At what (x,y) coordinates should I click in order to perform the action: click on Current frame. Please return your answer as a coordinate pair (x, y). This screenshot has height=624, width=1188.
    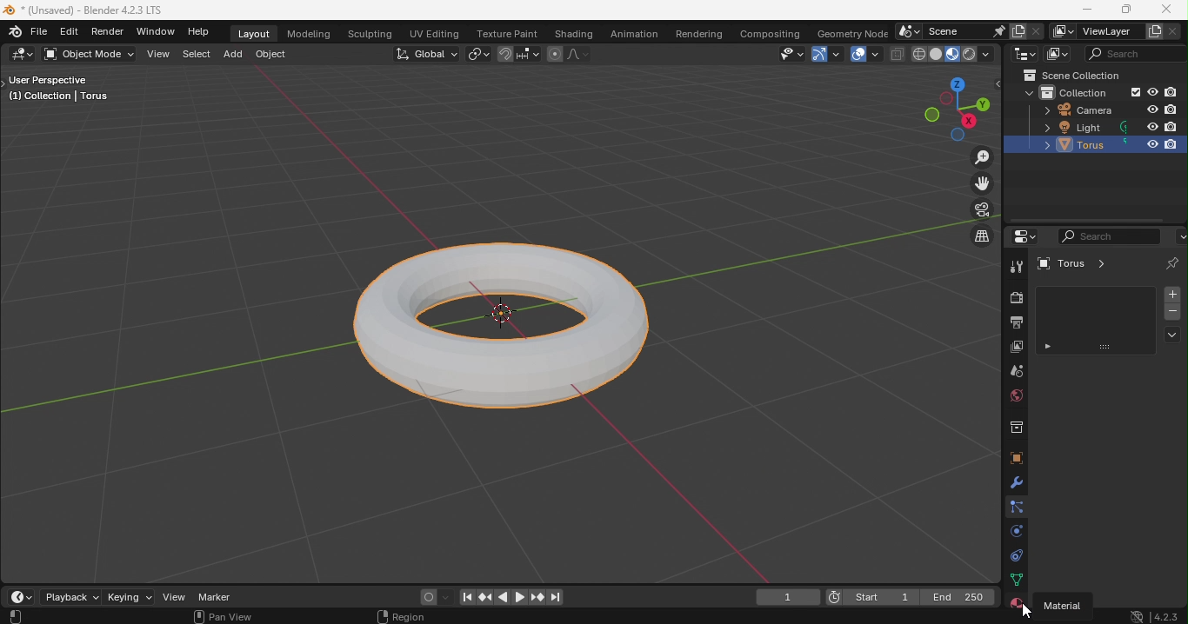
    Looking at the image, I should click on (836, 598).